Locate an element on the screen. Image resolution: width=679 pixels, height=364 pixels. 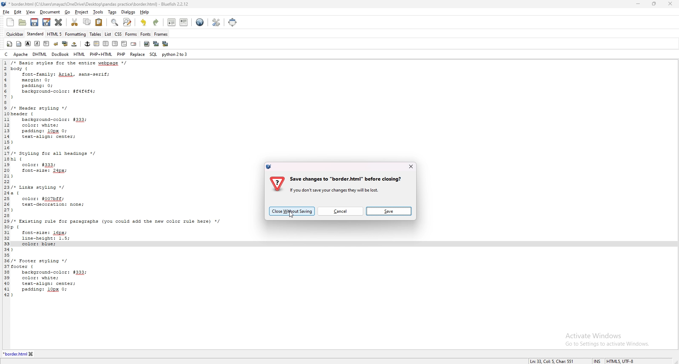
paste is located at coordinates (99, 22).